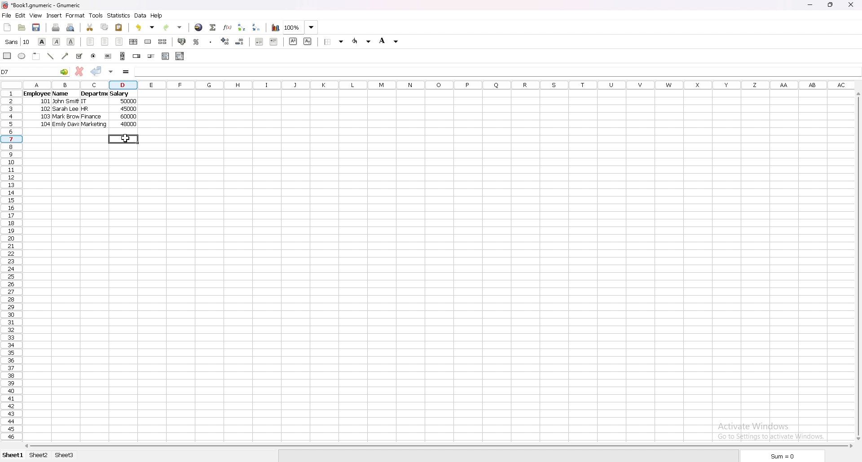 The width and height of the screenshot is (862, 462). What do you see at coordinates (145, 27) in the screenshot?
I see `undo` at bounding box center [145, 27].